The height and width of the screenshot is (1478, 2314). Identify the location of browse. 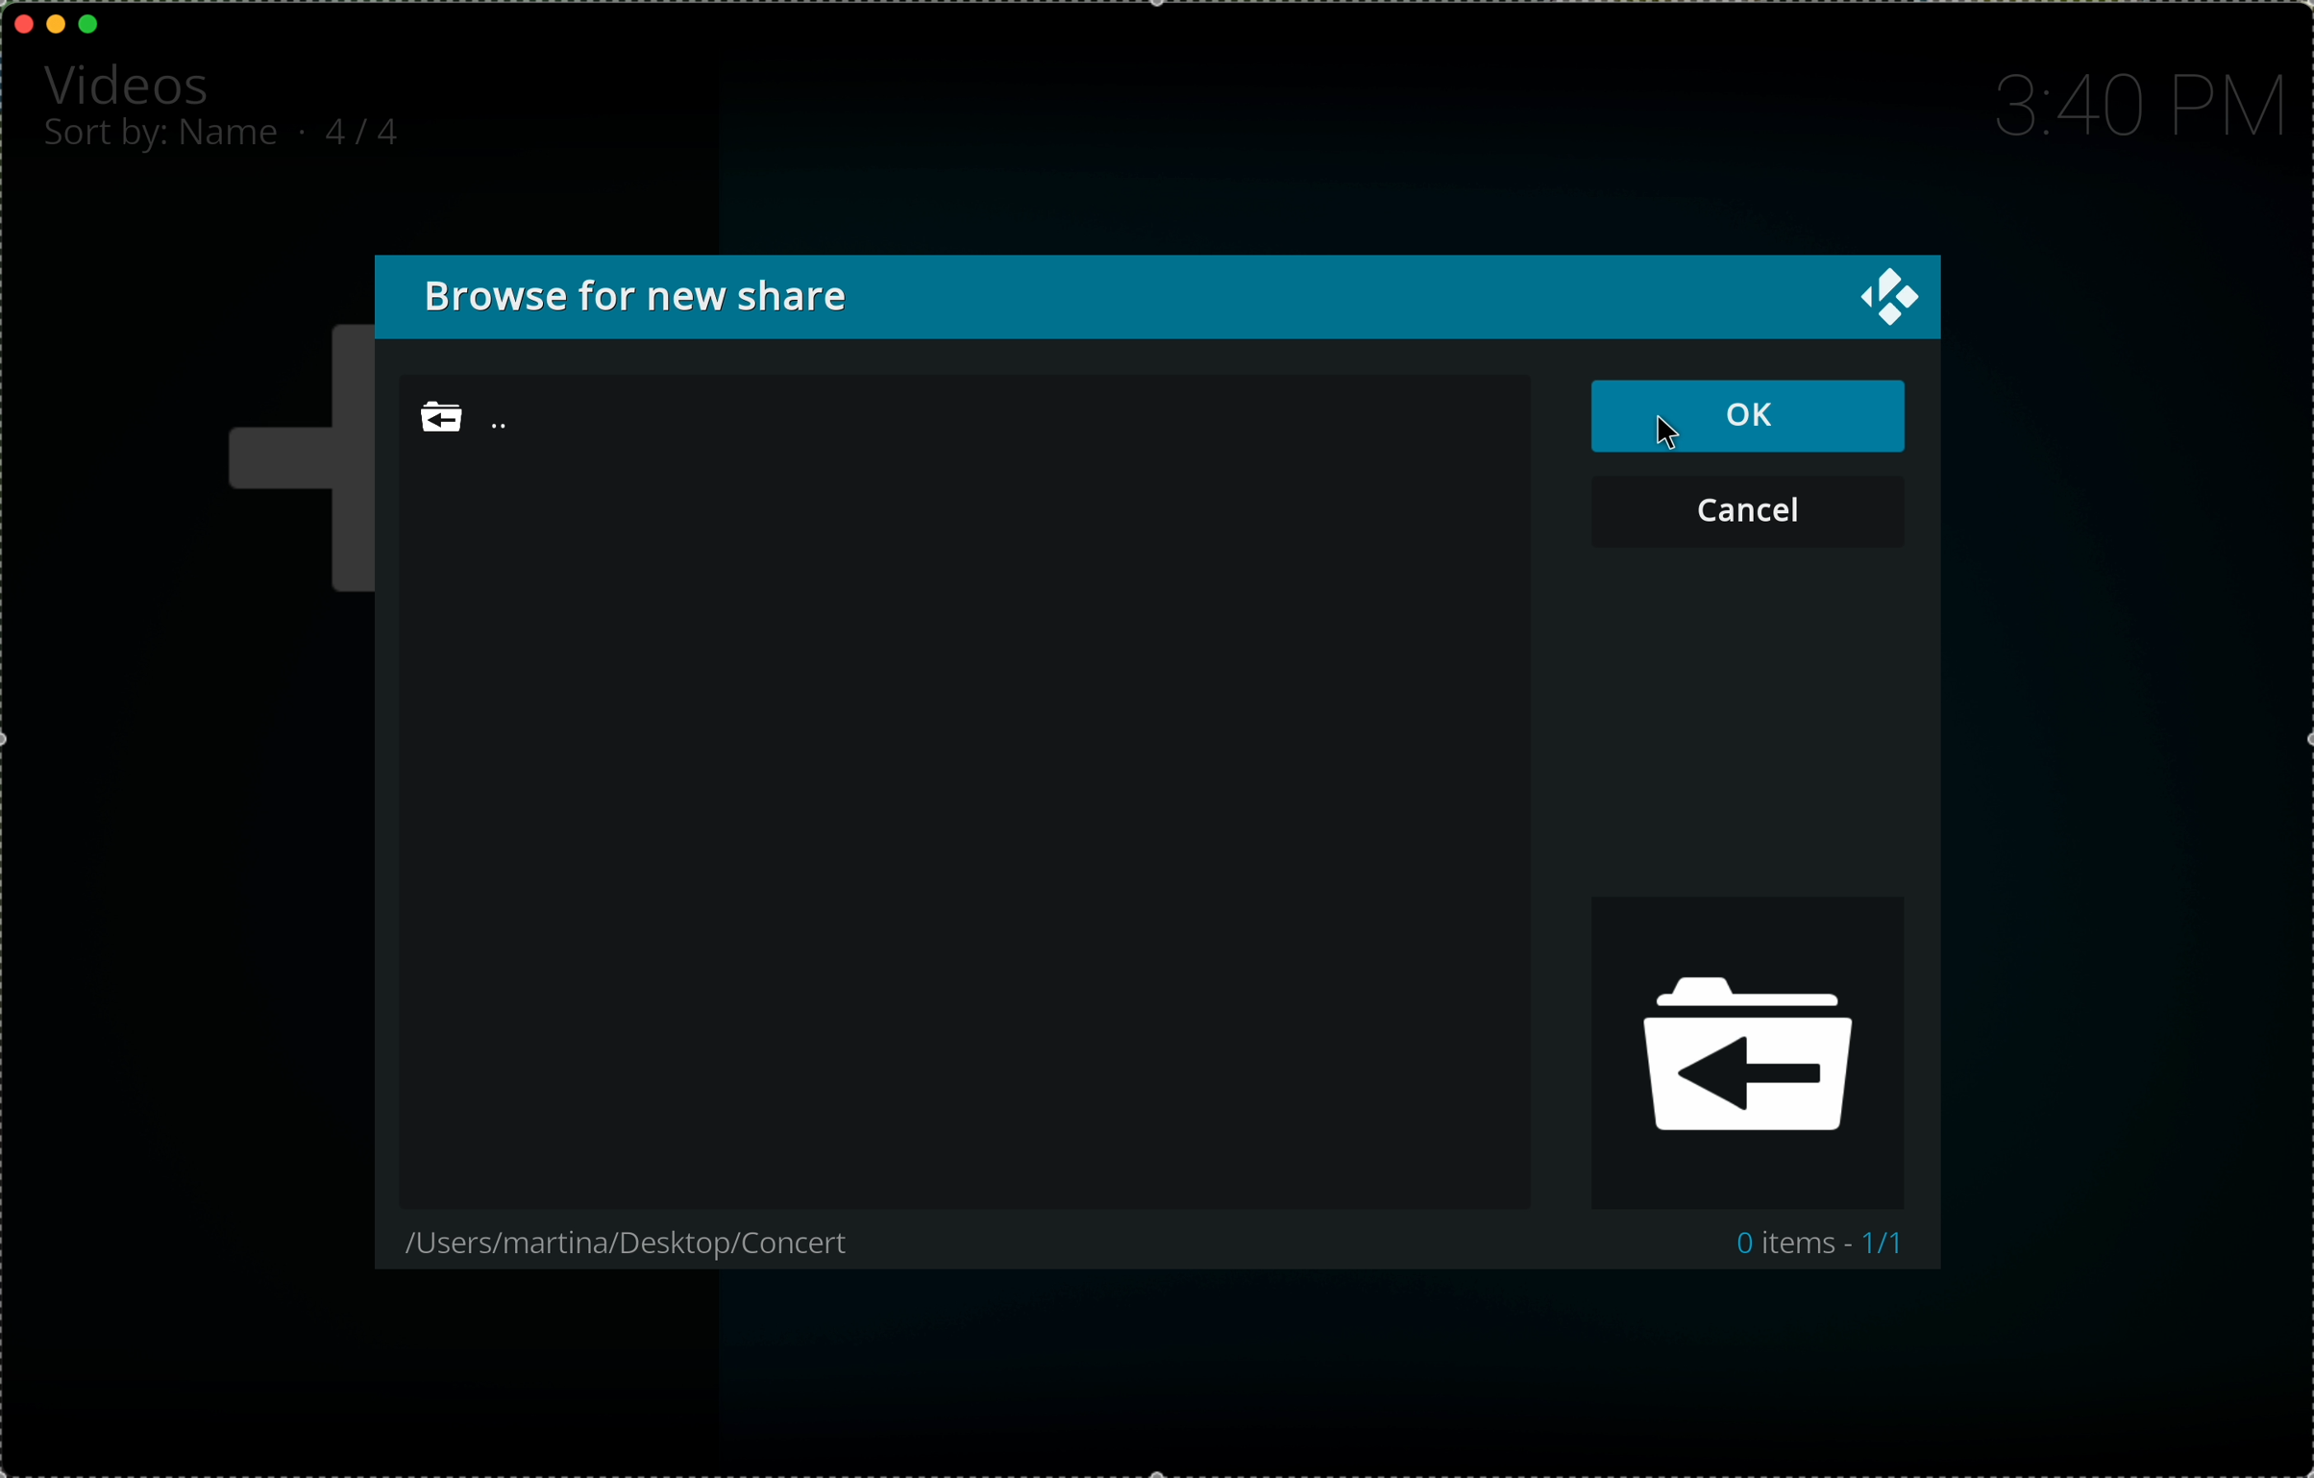
(672, 296).